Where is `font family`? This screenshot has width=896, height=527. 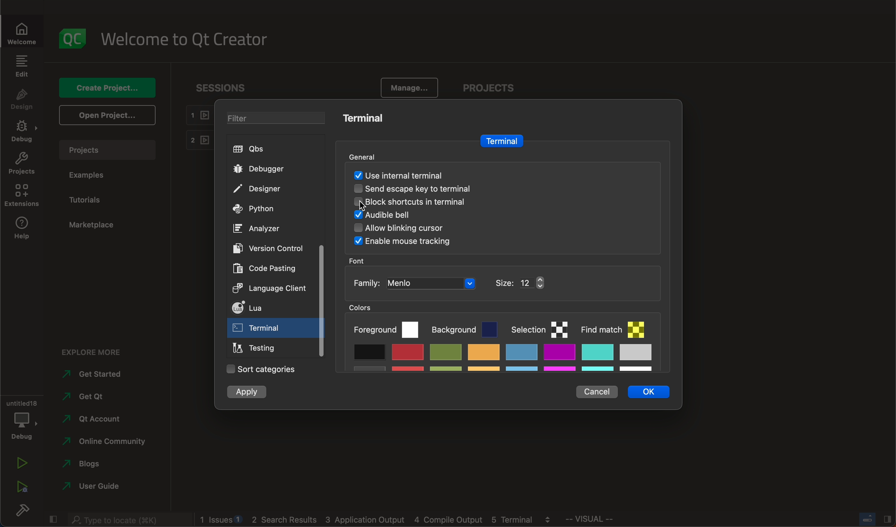 font family is located at coordinates (449, 282).